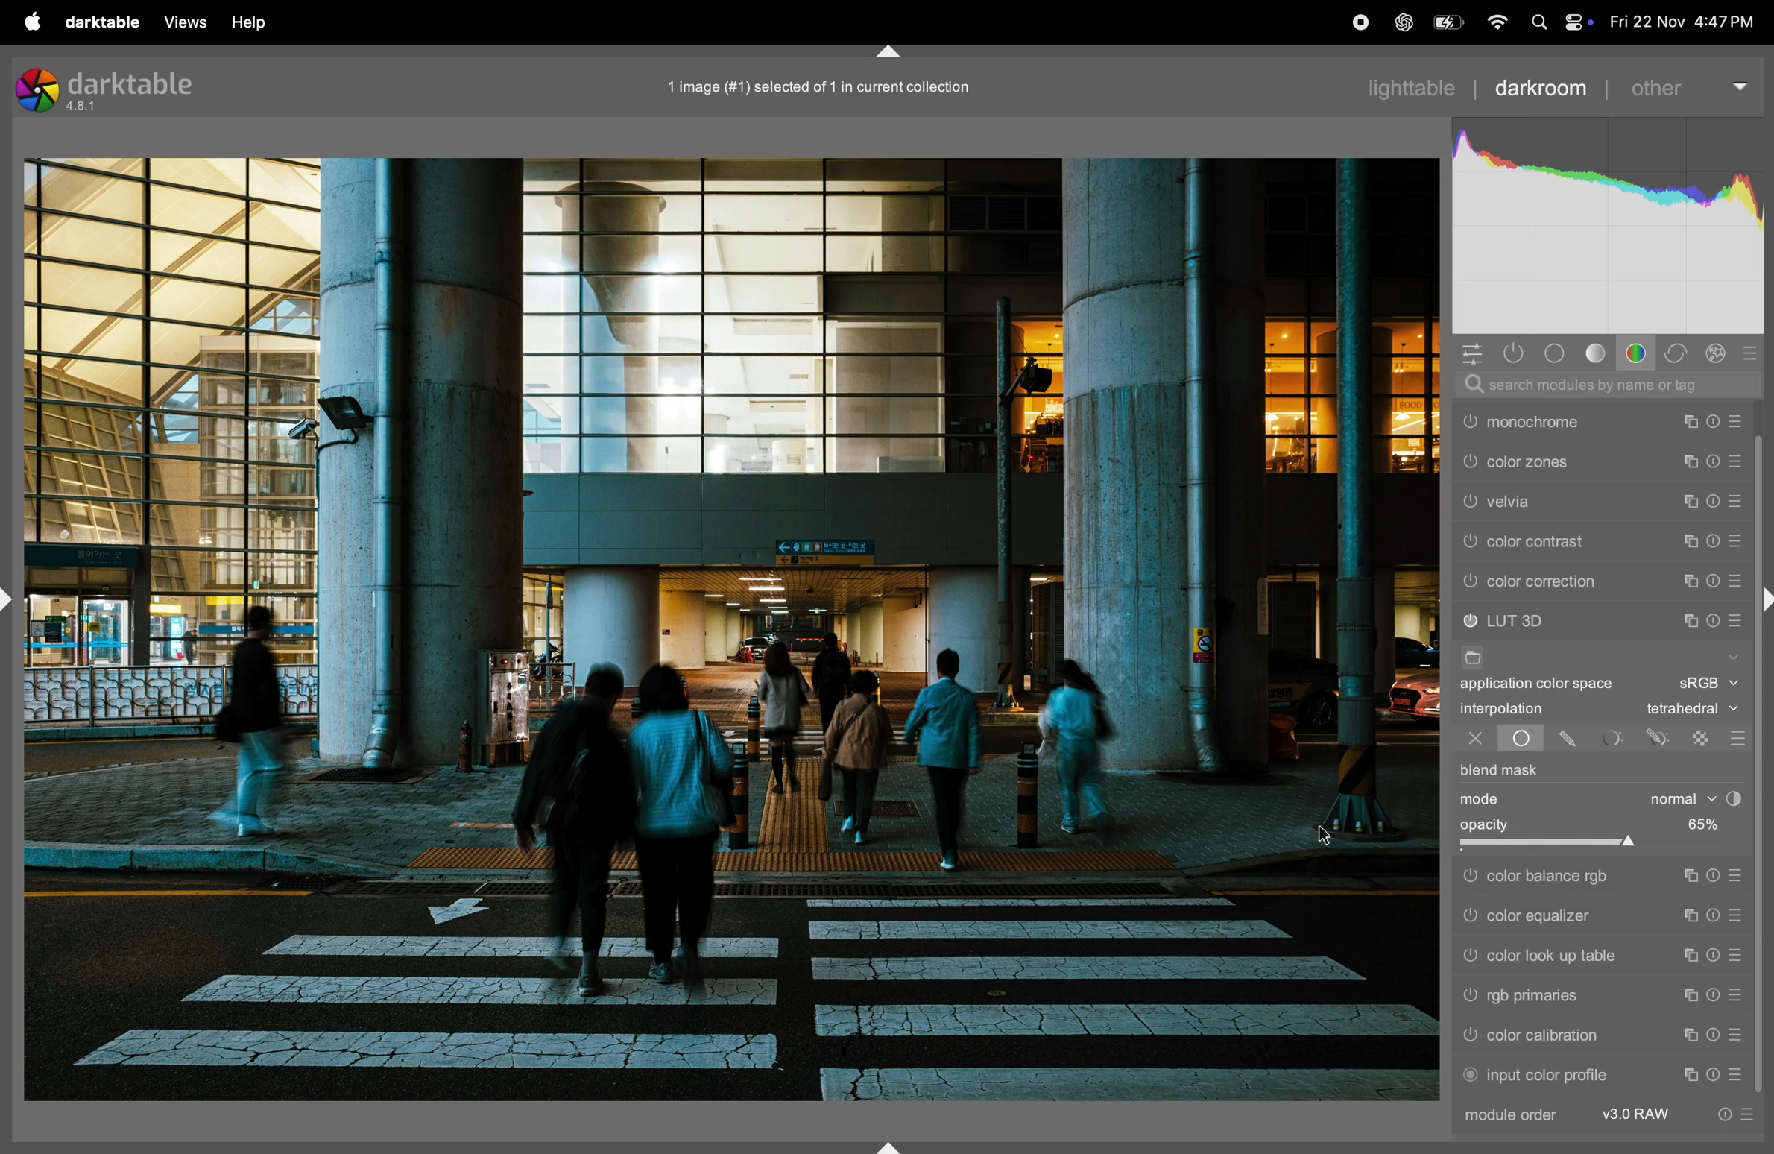  What do you see at coordinates (33, 21) in the screenshot?
I see `apple menu` at bounding box center [33, 21].